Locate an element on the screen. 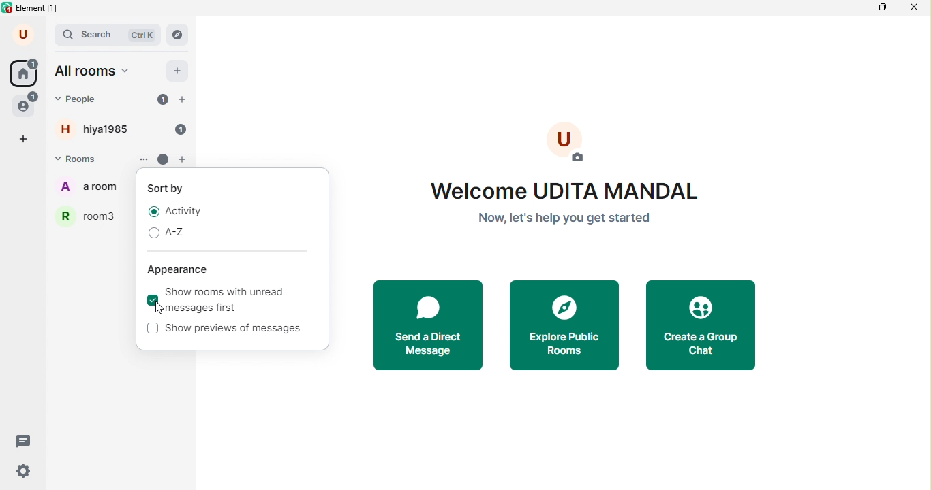 The image size is (931, 490). people is located at coordinates (82, 100).